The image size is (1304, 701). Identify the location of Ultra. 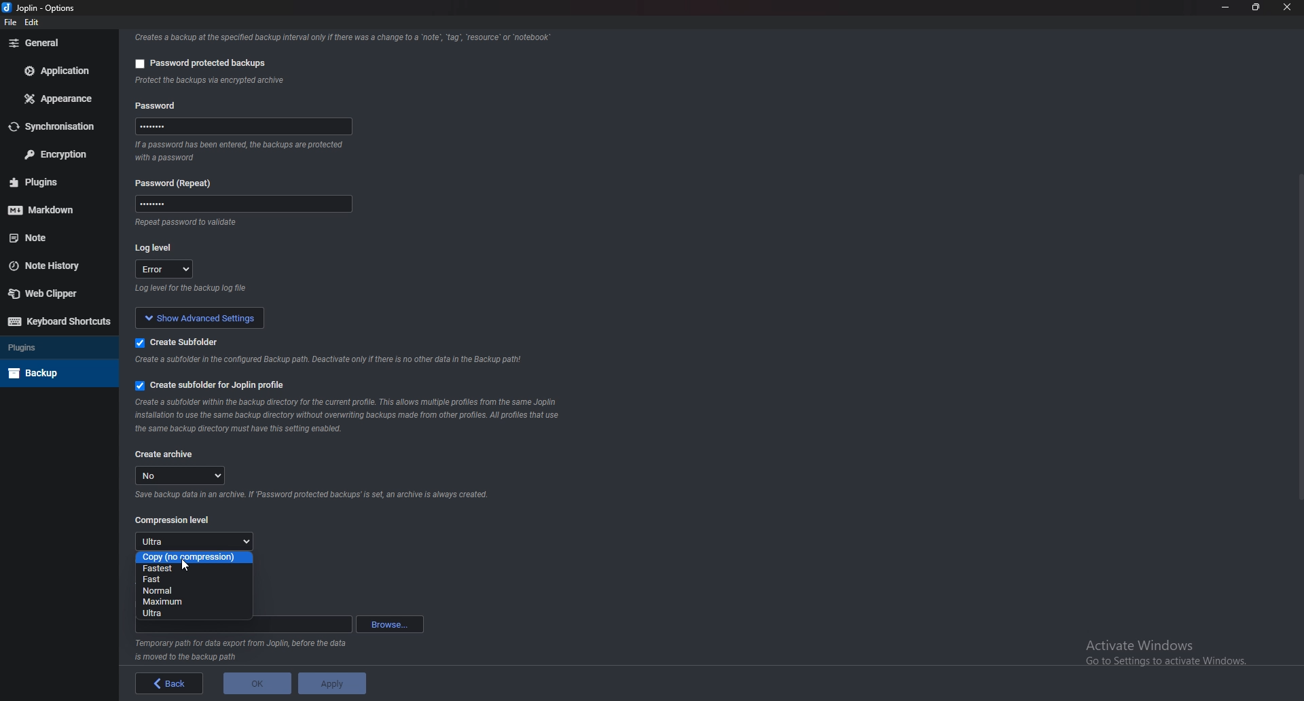
(194, 540).